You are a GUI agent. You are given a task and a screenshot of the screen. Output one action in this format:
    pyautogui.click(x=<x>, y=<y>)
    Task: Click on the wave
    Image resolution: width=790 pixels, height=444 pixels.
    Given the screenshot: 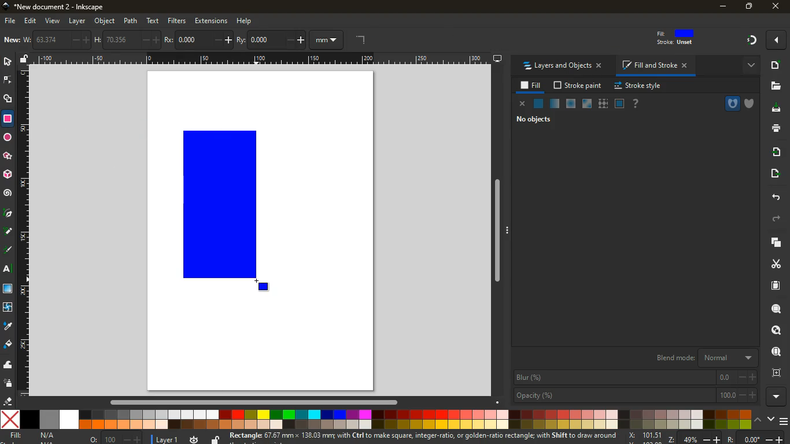 What is the action you would take?
    pyautogui.click(x=8, y=365)
    